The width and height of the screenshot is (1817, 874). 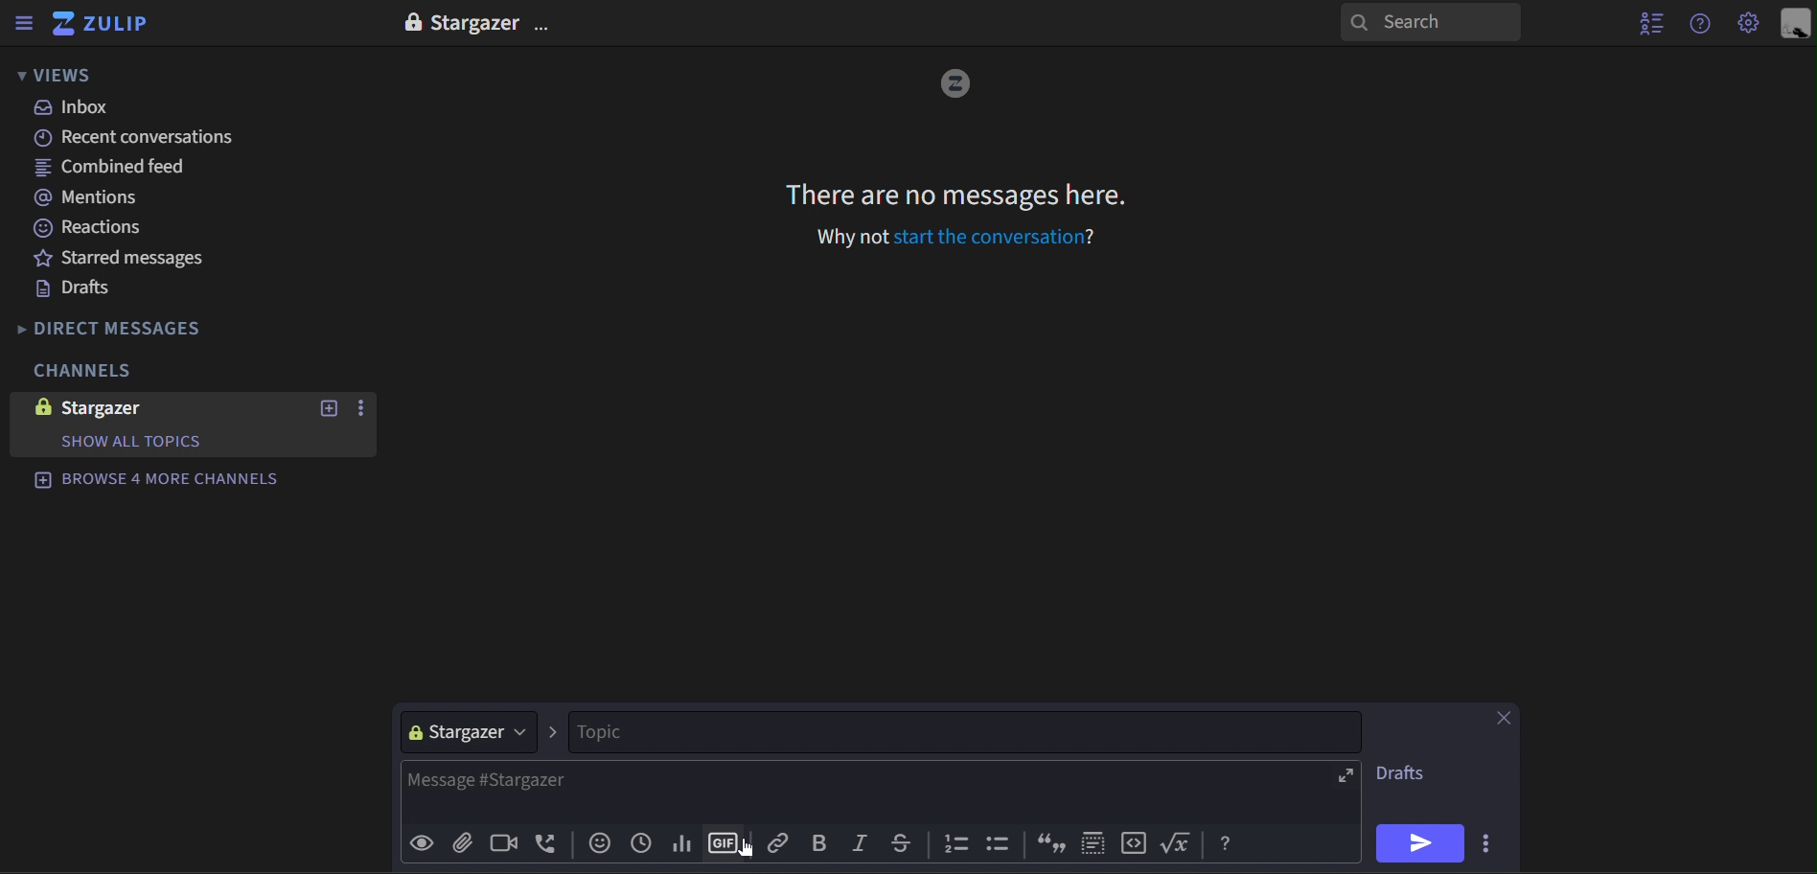 What do you see at coordinates (1345, 775) in the screenshot?
I see `expand ` at bounding box center [1345, 775].